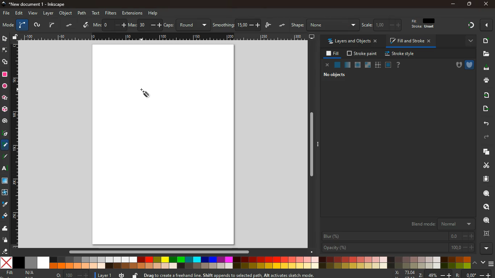 Image resolution: width=495 pixels, height=278 pixels. I want to click on Scale, so click(165, 37).